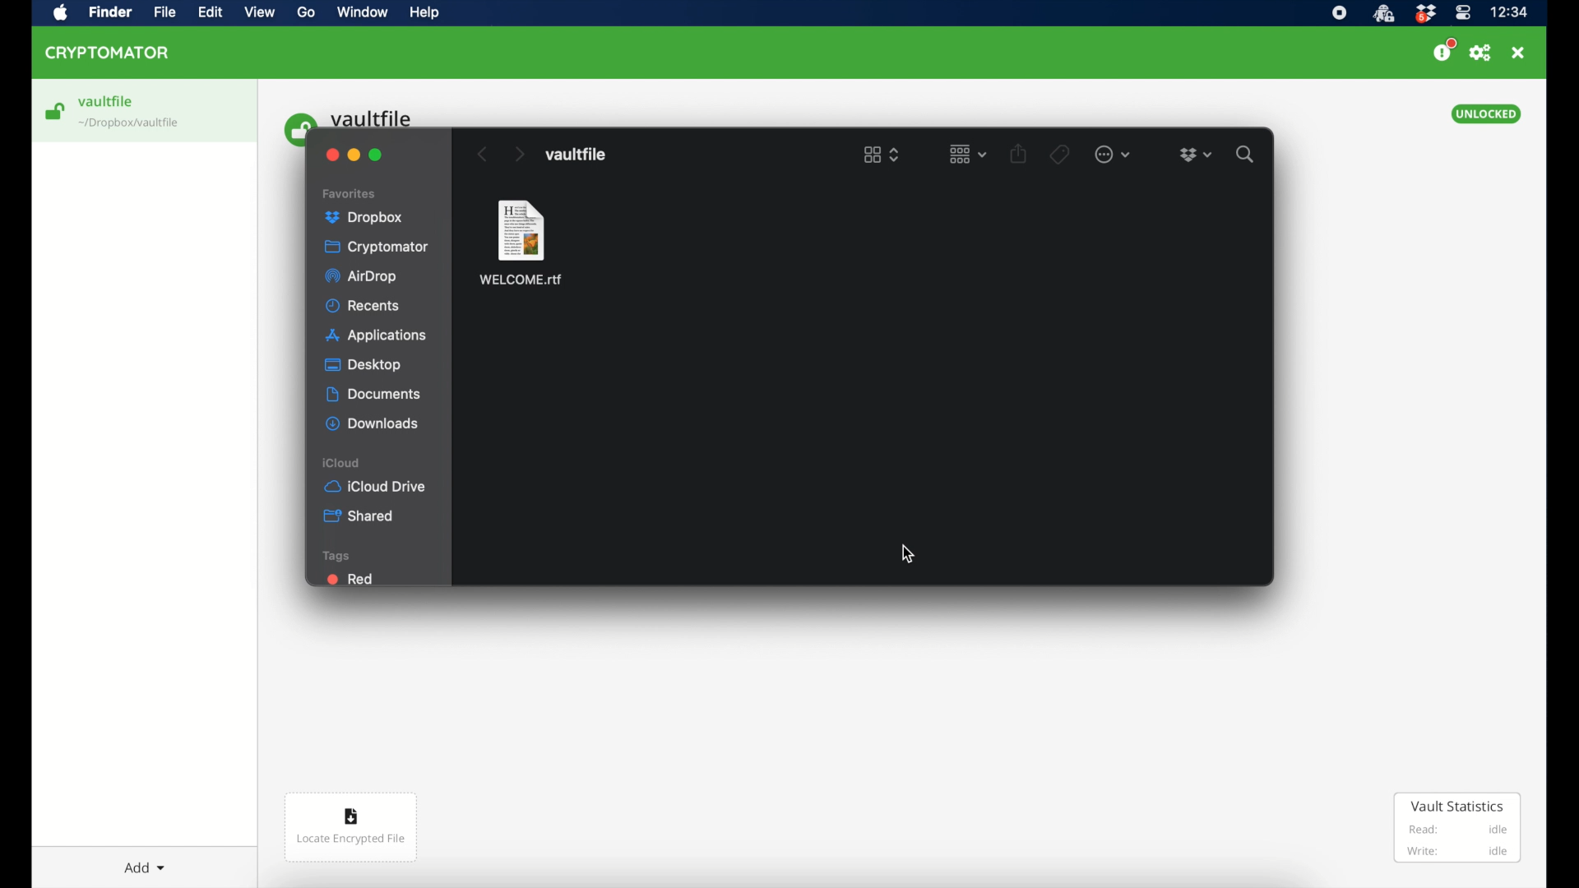  What do you see at coordinates (354, 155) in the screenshot?
I see `minimize` at bounding box center [354, 155].